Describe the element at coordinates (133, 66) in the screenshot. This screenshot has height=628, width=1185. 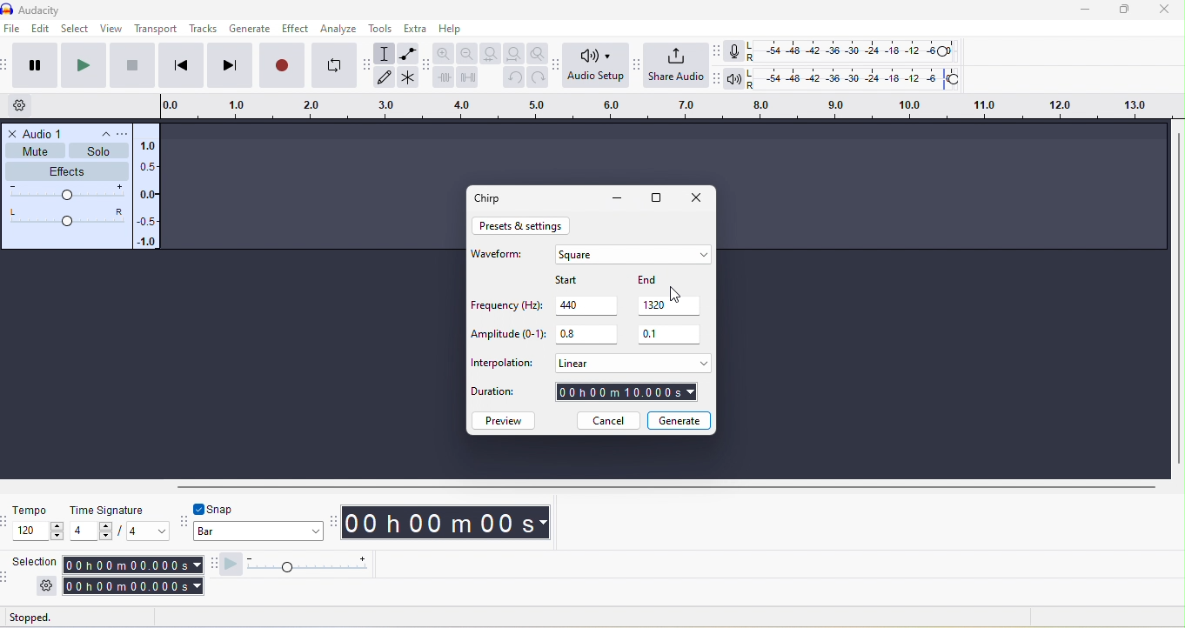
I see `stop` at that location.